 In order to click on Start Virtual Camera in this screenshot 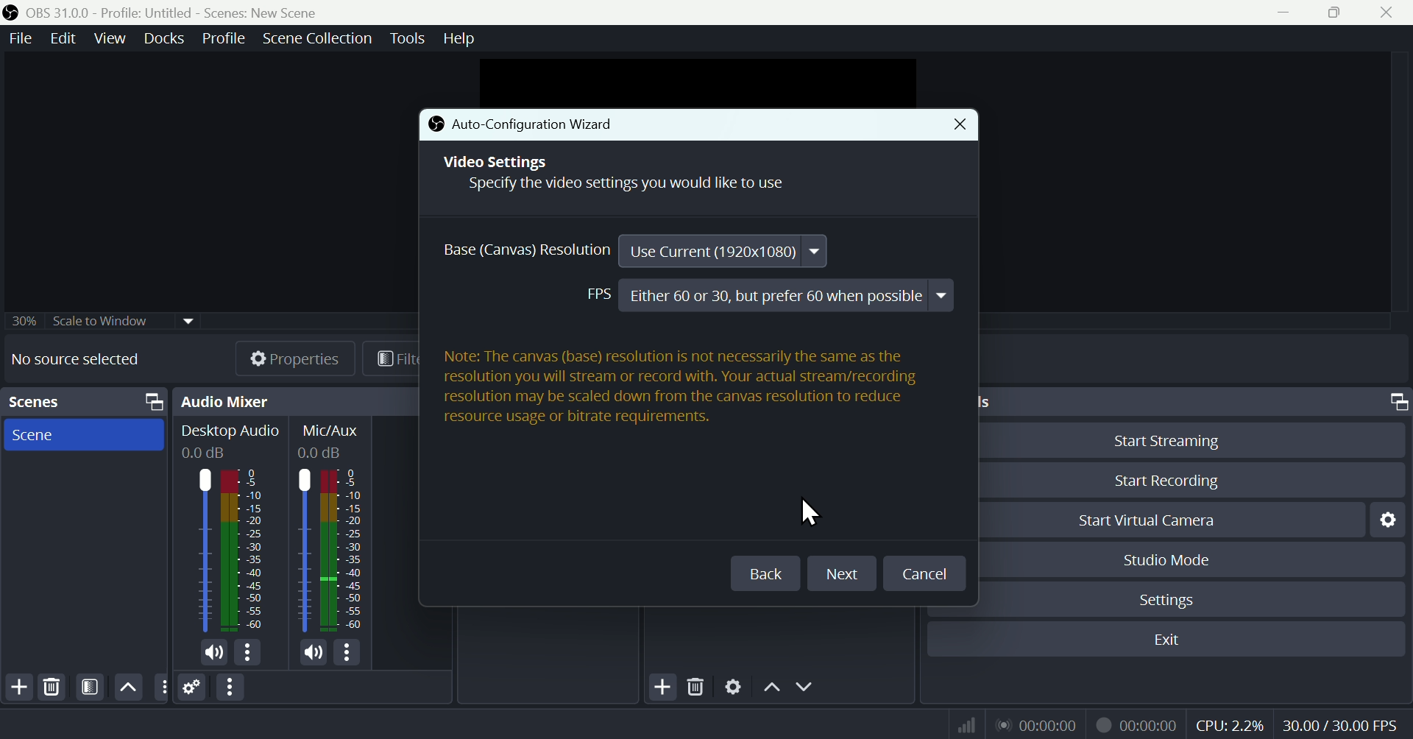, I will do `click(1168, 519)`.